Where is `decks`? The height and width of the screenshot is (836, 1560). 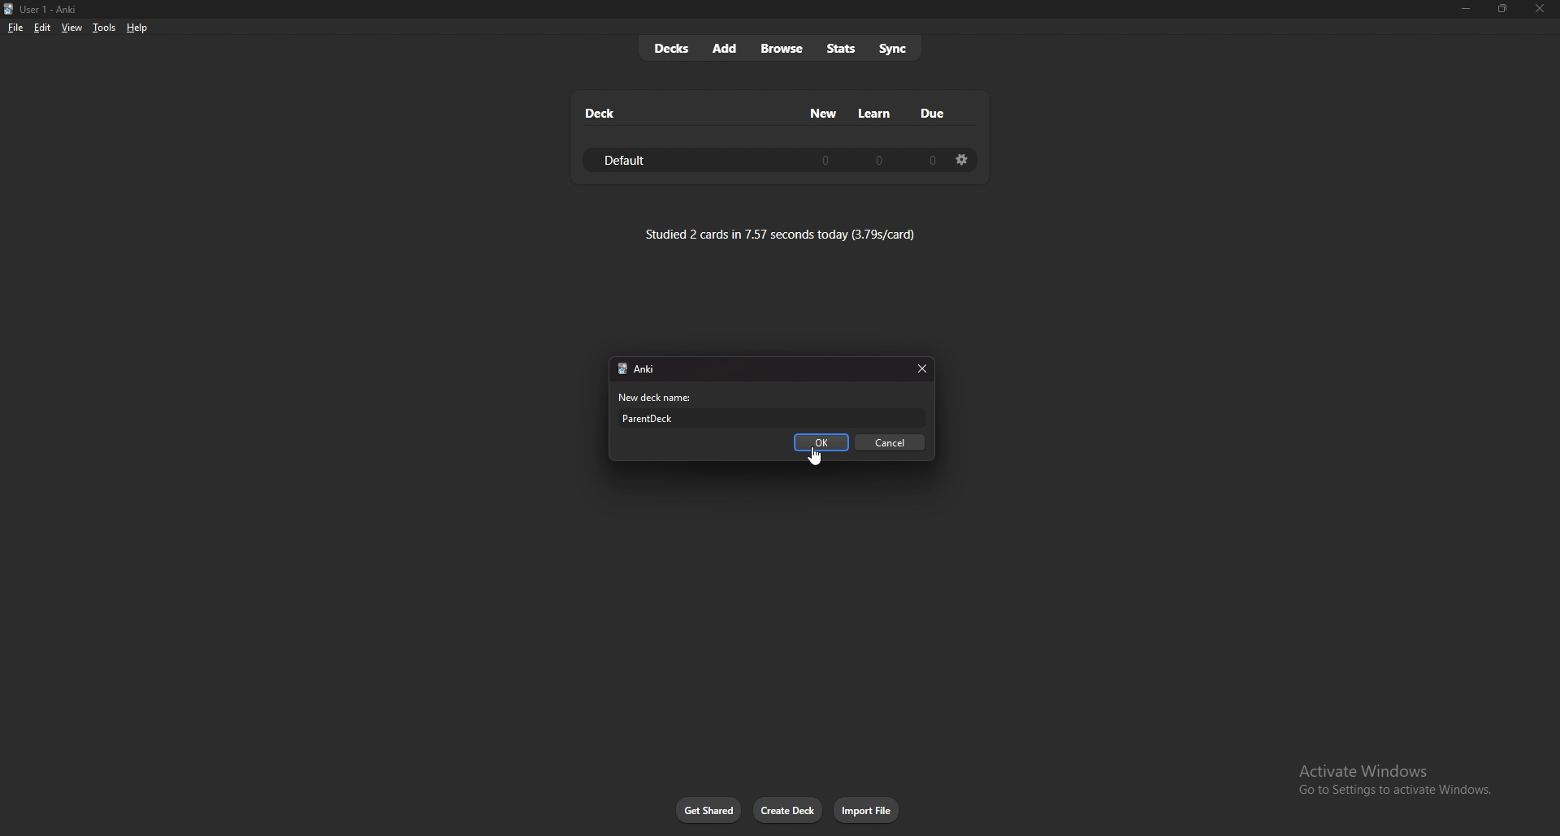 decks is located at coordinates (671, 49).